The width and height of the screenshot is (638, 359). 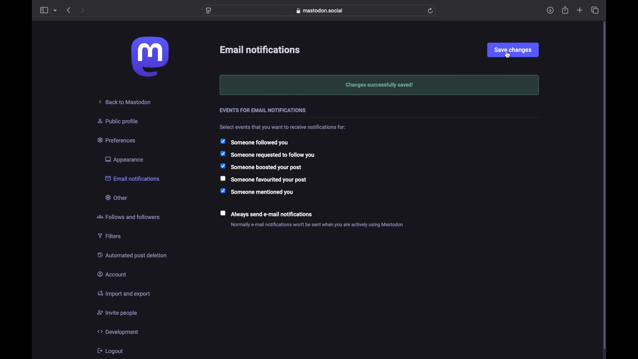 I want to click on refresh, so click(x=430, y=10).